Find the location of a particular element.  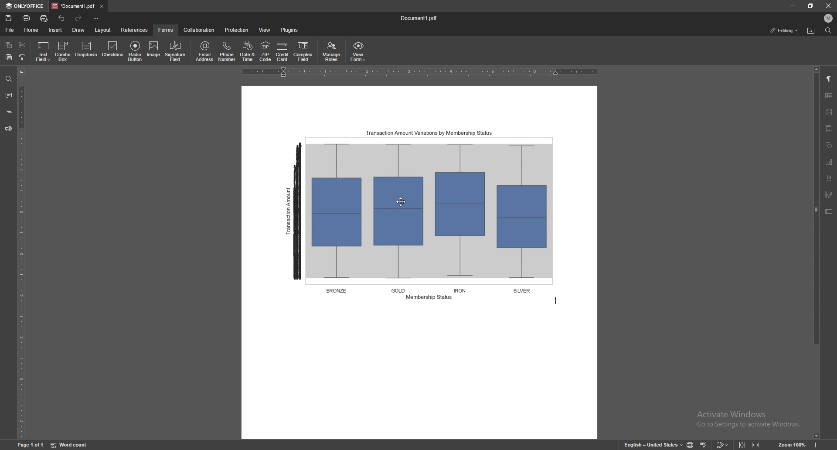

customize toolbar is located at coordinates (95, 18).